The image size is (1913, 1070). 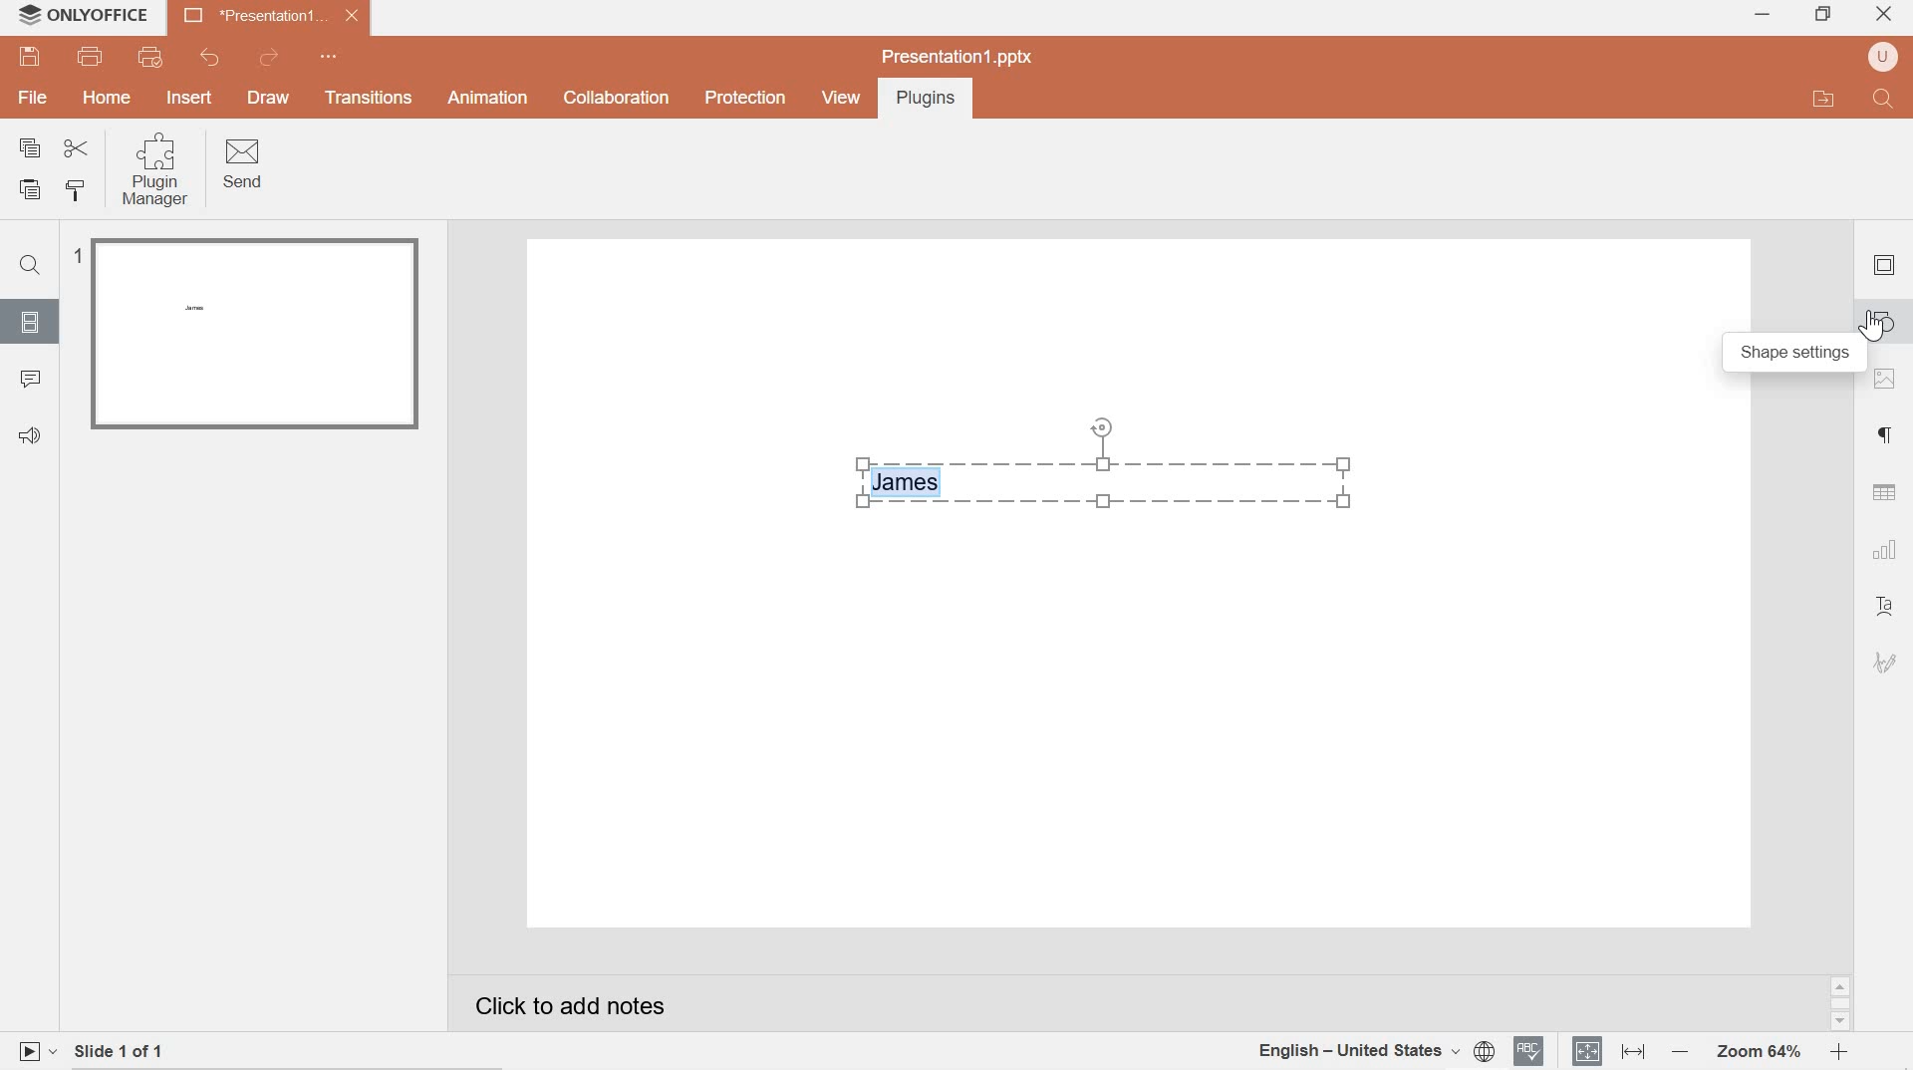 What do you see at coordinates (1884, 550) in the screenshot?
I see `chart` at bounding box center [1884, 550].